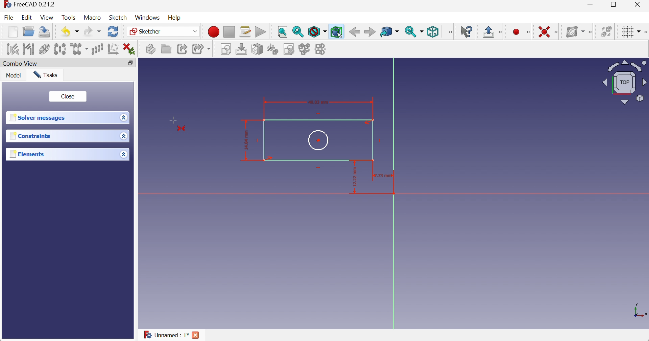 Image resolution: width=649 pixels, height=341 pixels. What do you see at coordinates (123, 155) in the screenshot?
I see `Drop down` at bounding box center [123, 155].